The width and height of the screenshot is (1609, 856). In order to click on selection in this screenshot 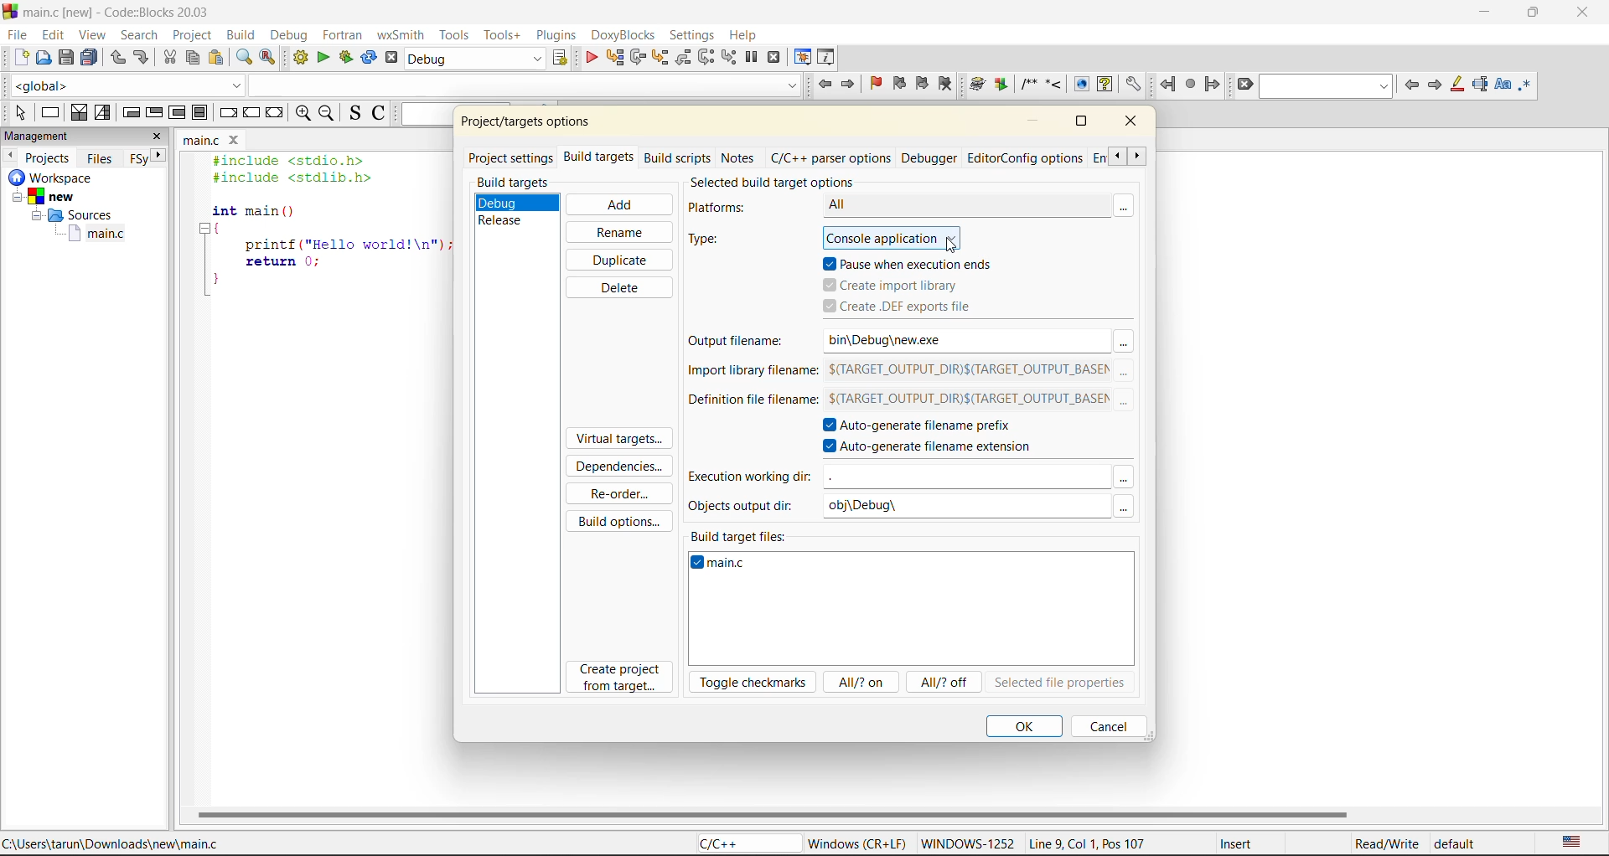, I will do `click(105, 112)`.